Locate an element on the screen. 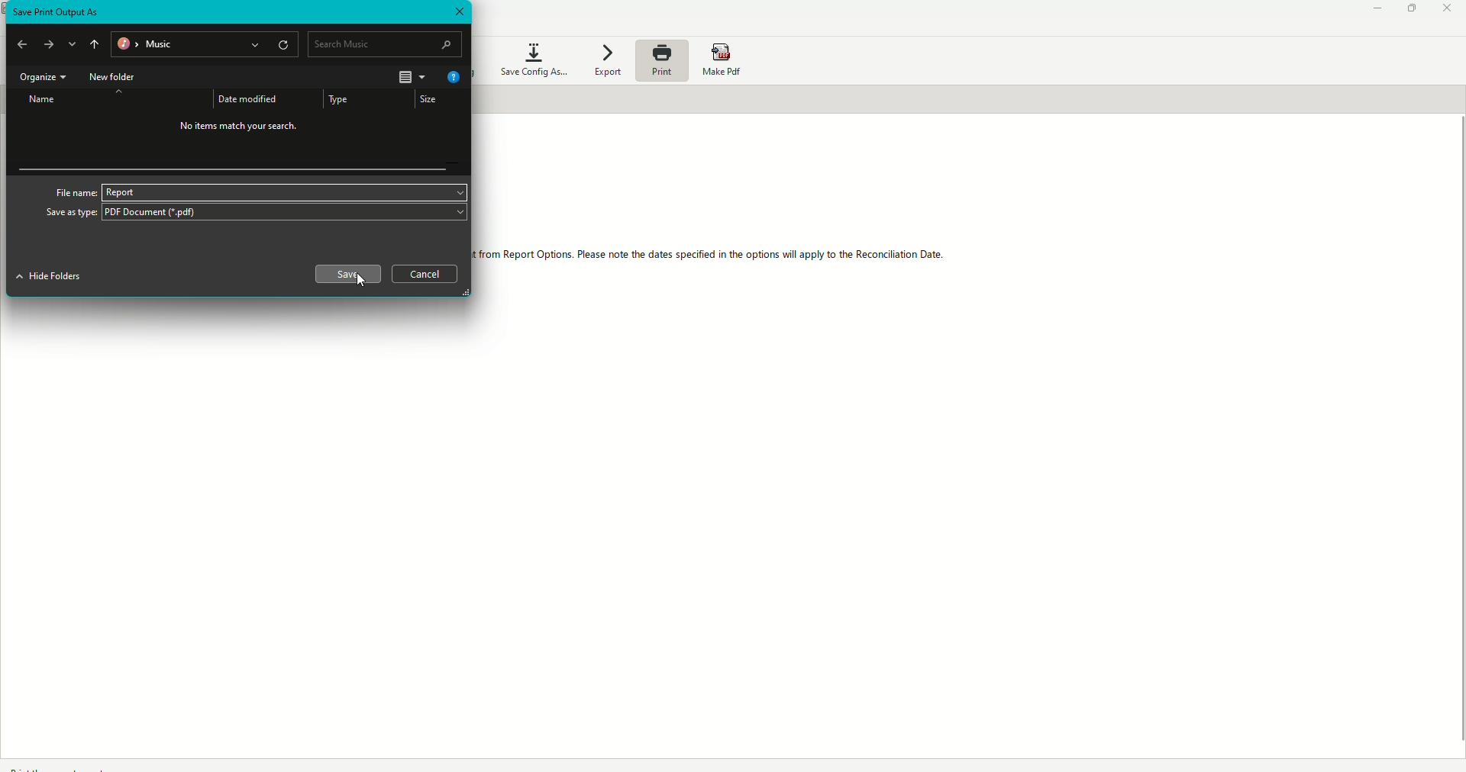  Save as Type - PDF is located at coordinates (254, 214).